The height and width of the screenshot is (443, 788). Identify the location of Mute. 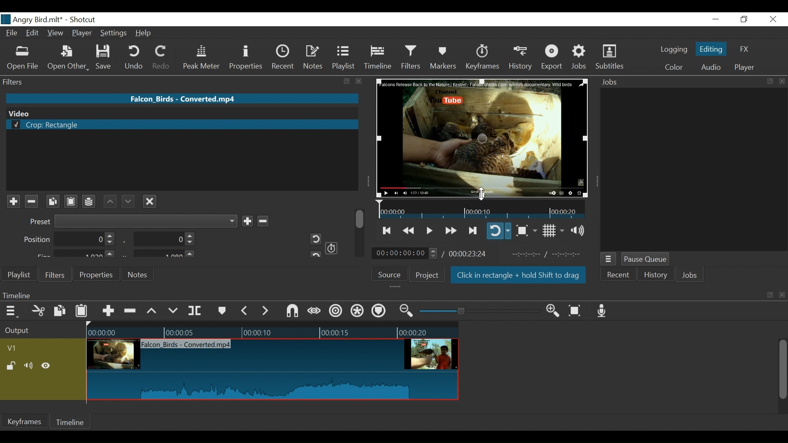
(30, 366).